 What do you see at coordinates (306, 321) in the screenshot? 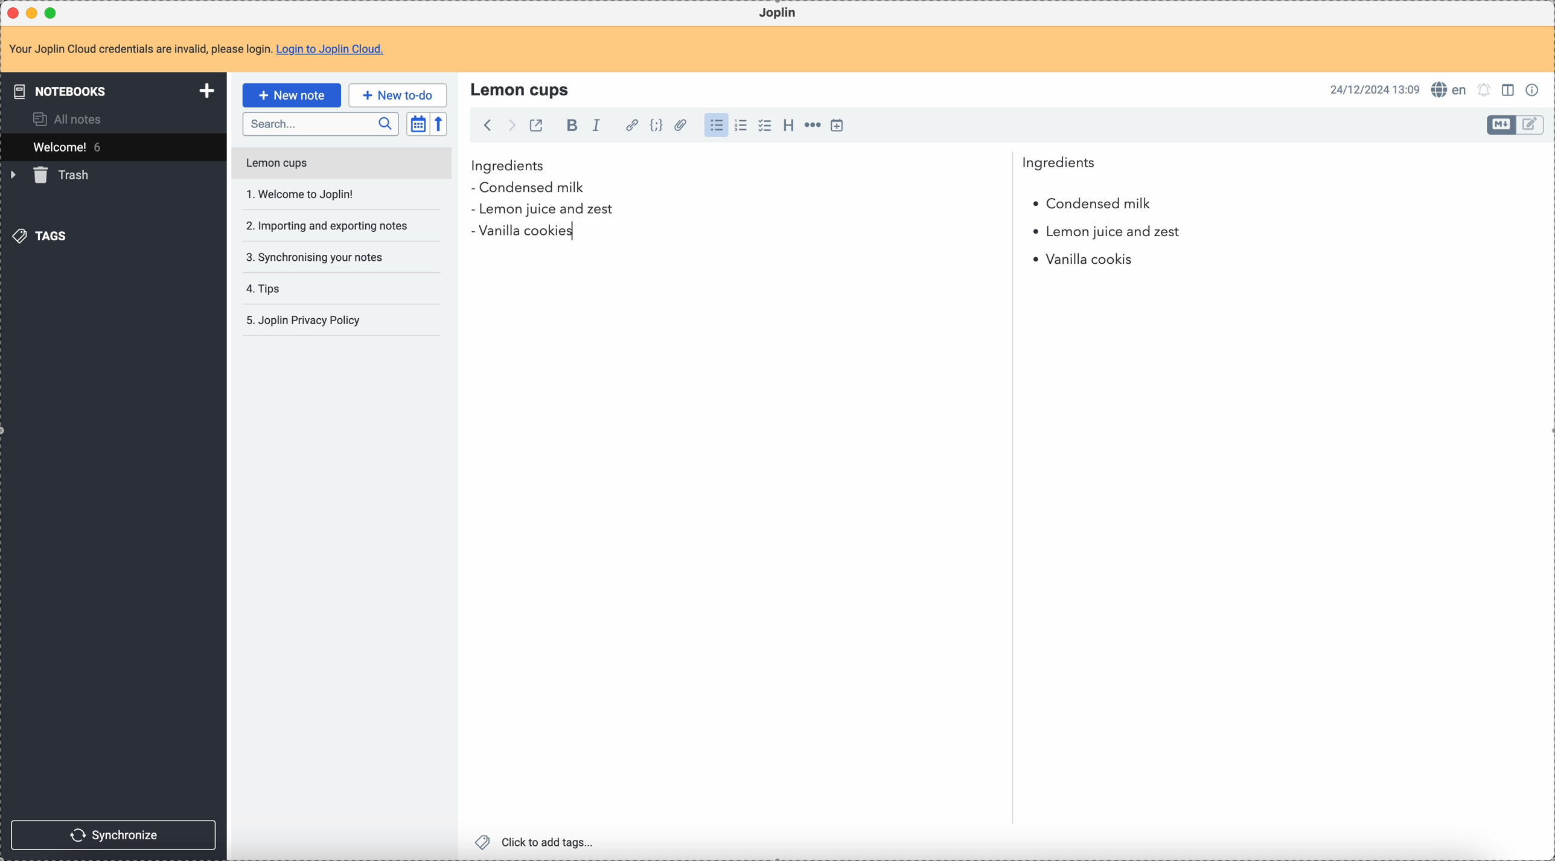
I see `Joplin privacy policy note` at bounding box center [306, 321].